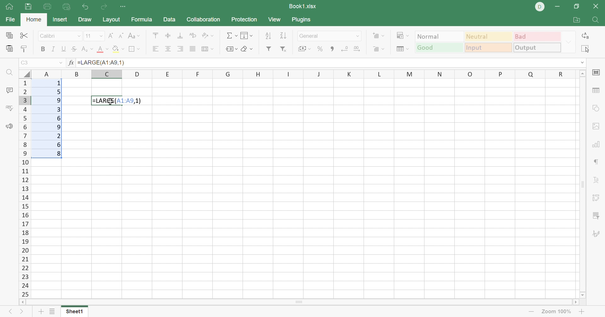 This screenshot has width=605, height=317. I want to click on Find, so click(596, 21).